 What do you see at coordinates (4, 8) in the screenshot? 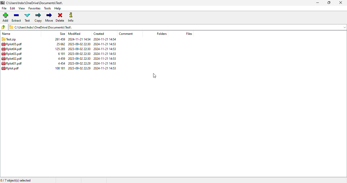
I see `file` at bounding box center [4, 8].